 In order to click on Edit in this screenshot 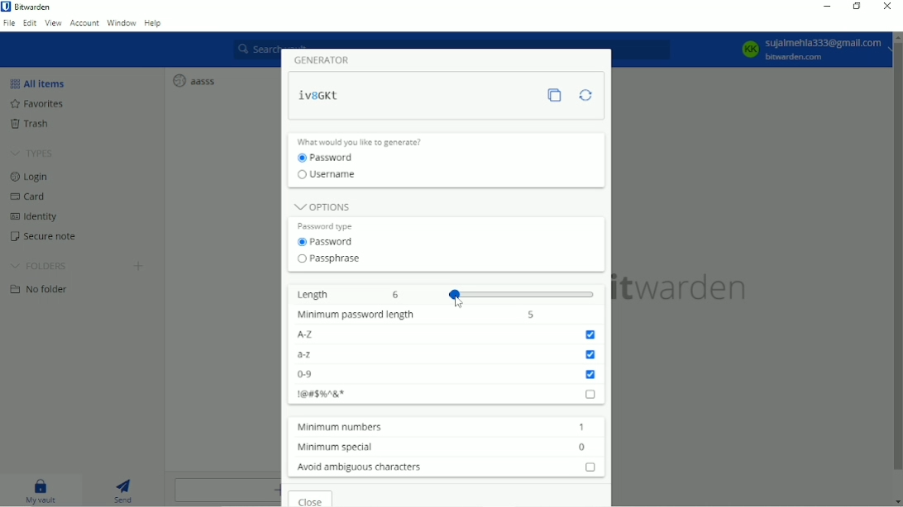, I will do `click(30, 24)`.